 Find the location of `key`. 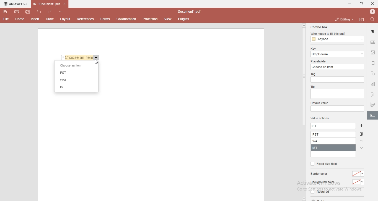

key is located at coordinates (313, 49).